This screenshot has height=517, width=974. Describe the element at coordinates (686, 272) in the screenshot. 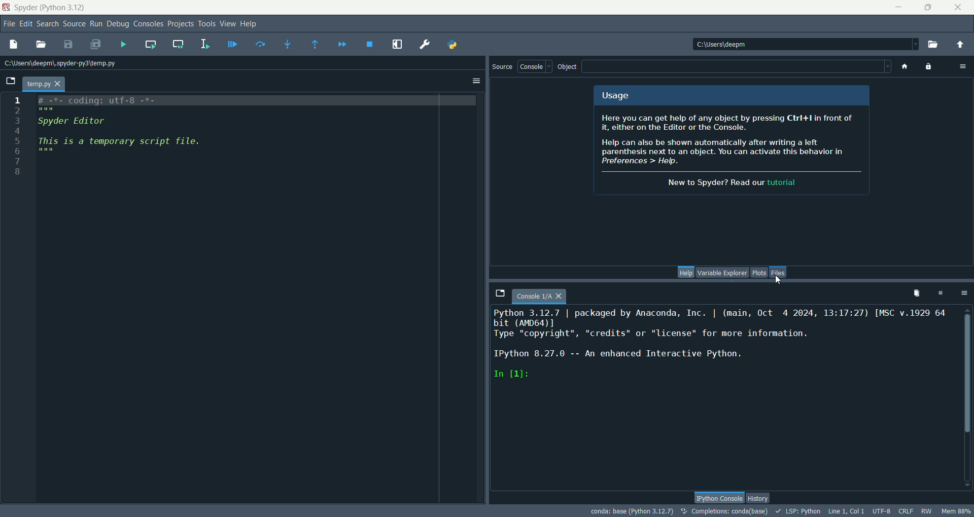

I see `help` at that location.